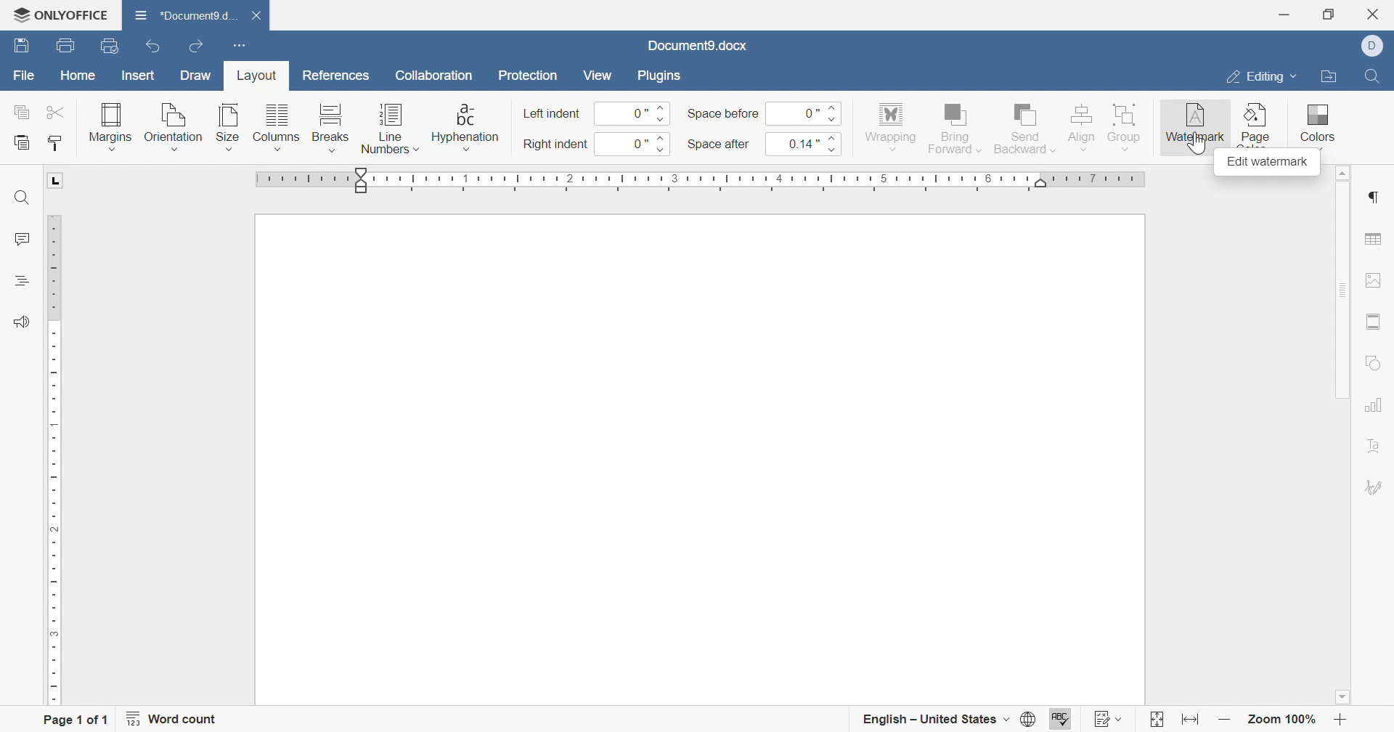  What do you see at coordinates (1374, 365) in the screenshot?
I see `shape settings` at bounding box center [1374, 365].